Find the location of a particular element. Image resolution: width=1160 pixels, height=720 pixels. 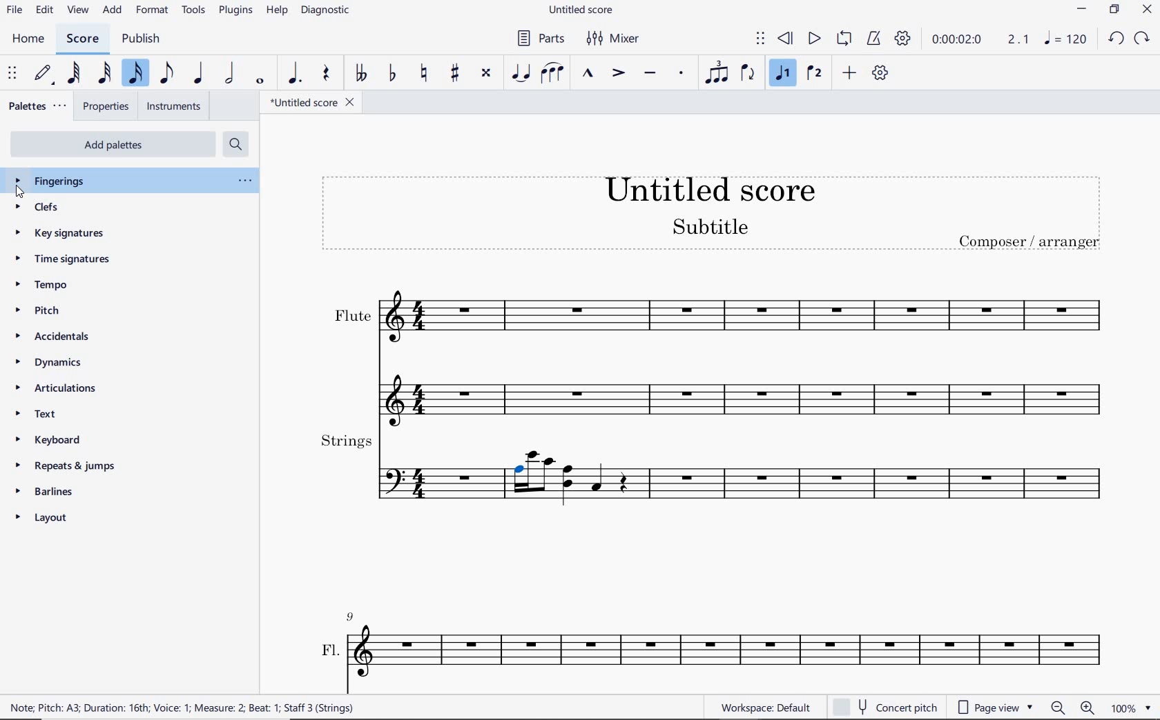

help is located at coordinates (278, 13).